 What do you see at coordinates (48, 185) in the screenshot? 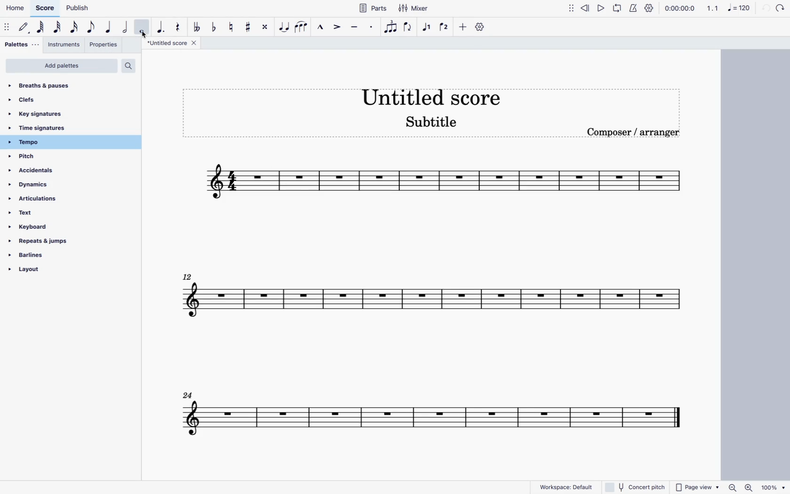
I see `dynamics` at bounding box center [48, 185].